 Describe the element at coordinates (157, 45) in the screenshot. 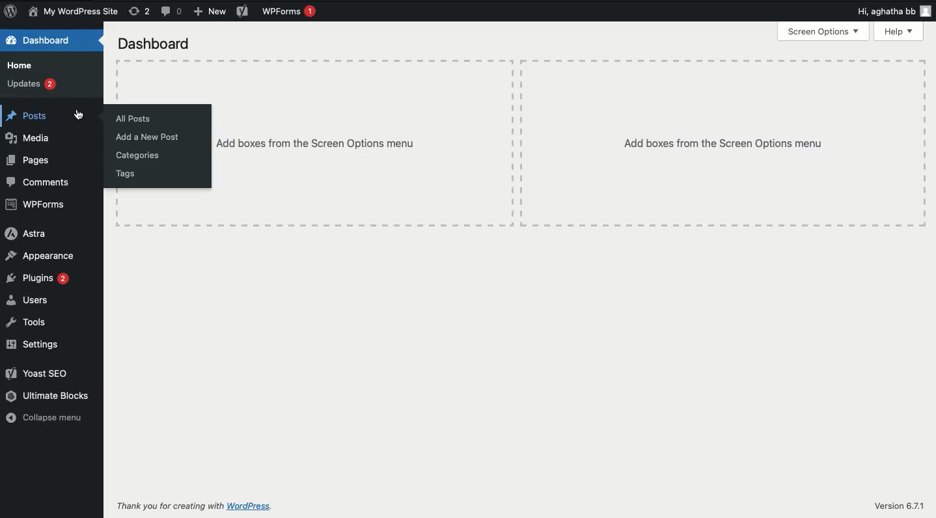

I see `Dashboard` at that location.